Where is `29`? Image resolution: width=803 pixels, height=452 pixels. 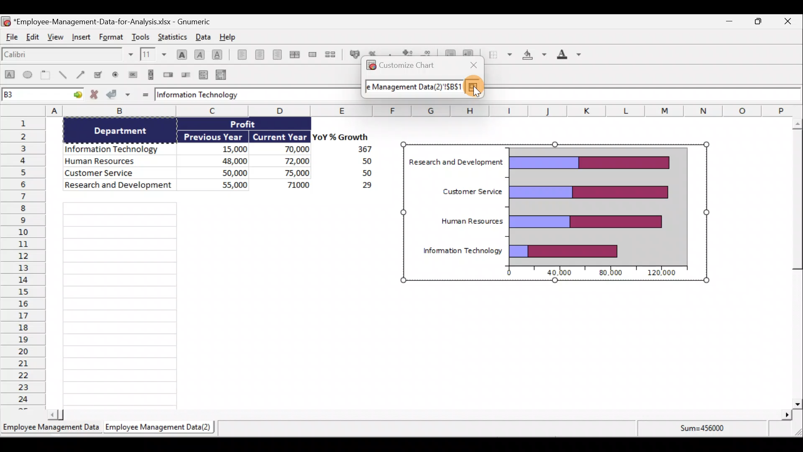
29 is located at coordinates (362, 187).